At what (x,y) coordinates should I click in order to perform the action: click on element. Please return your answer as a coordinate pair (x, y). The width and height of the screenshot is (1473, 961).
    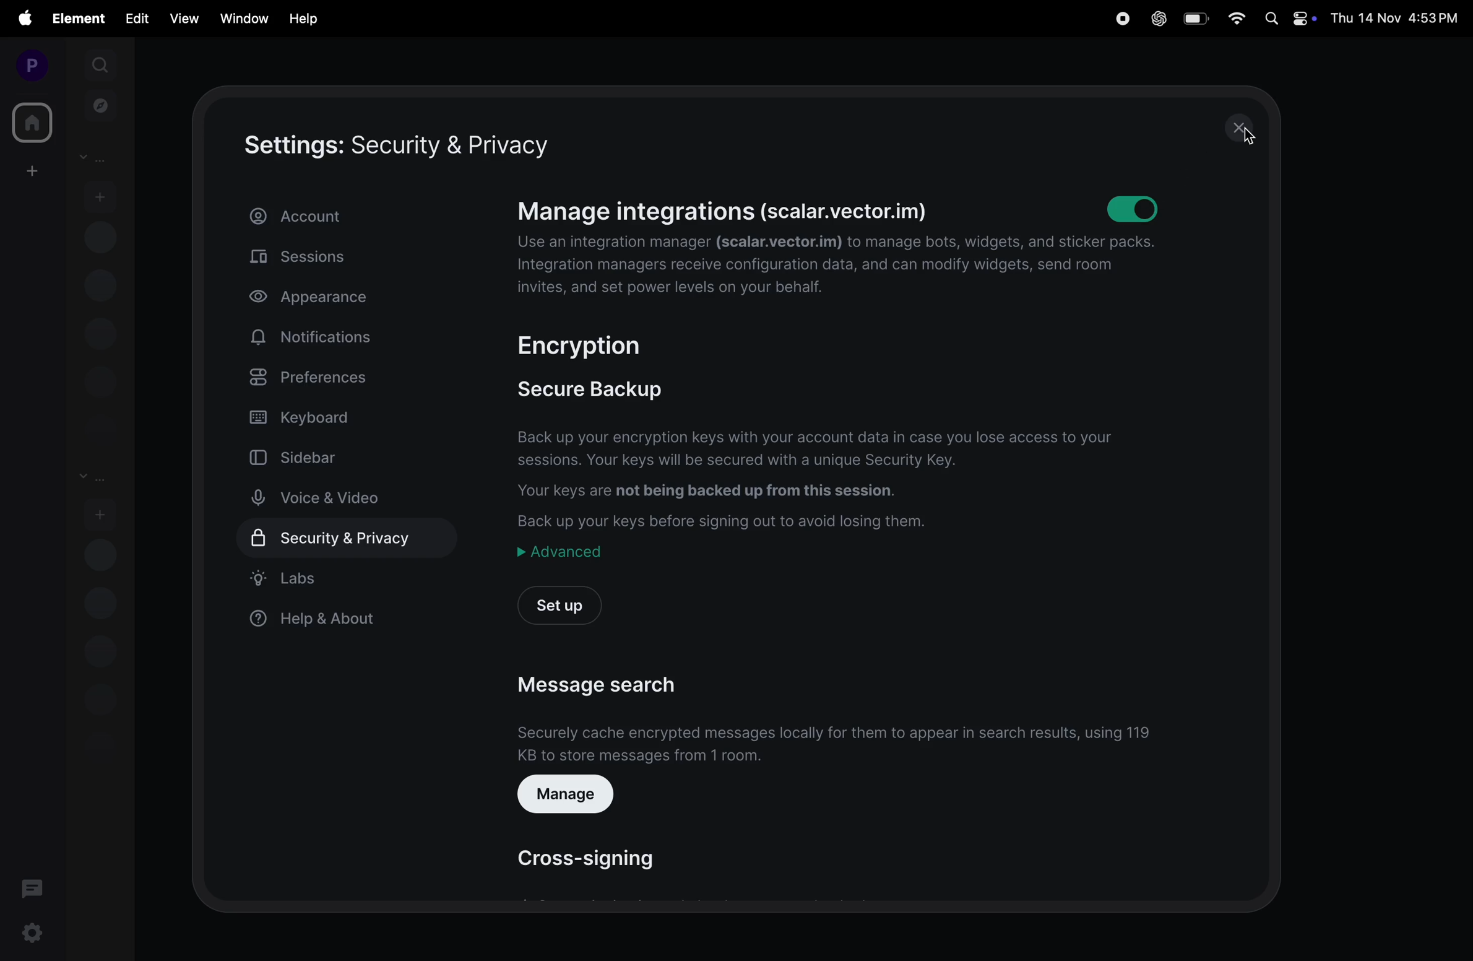
    Looking at the image, I should click on (77, 19).